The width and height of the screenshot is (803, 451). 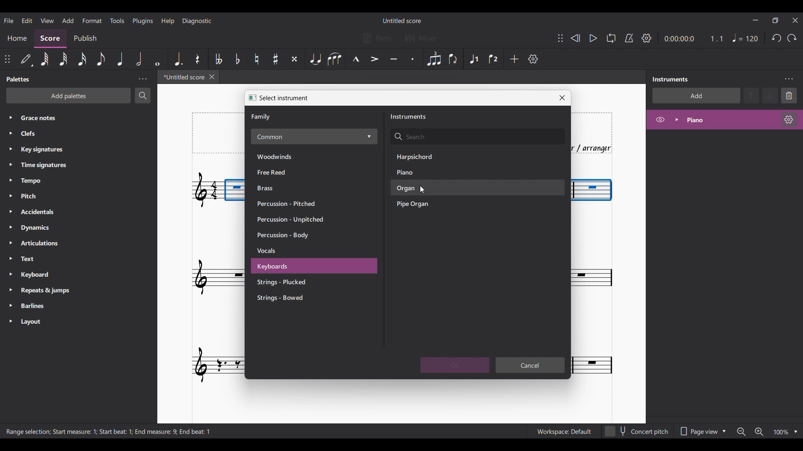 What do you see at coordinates (238, 59) in the screenshot?
I see `Toggle flat` at bounding box center [238, 59].